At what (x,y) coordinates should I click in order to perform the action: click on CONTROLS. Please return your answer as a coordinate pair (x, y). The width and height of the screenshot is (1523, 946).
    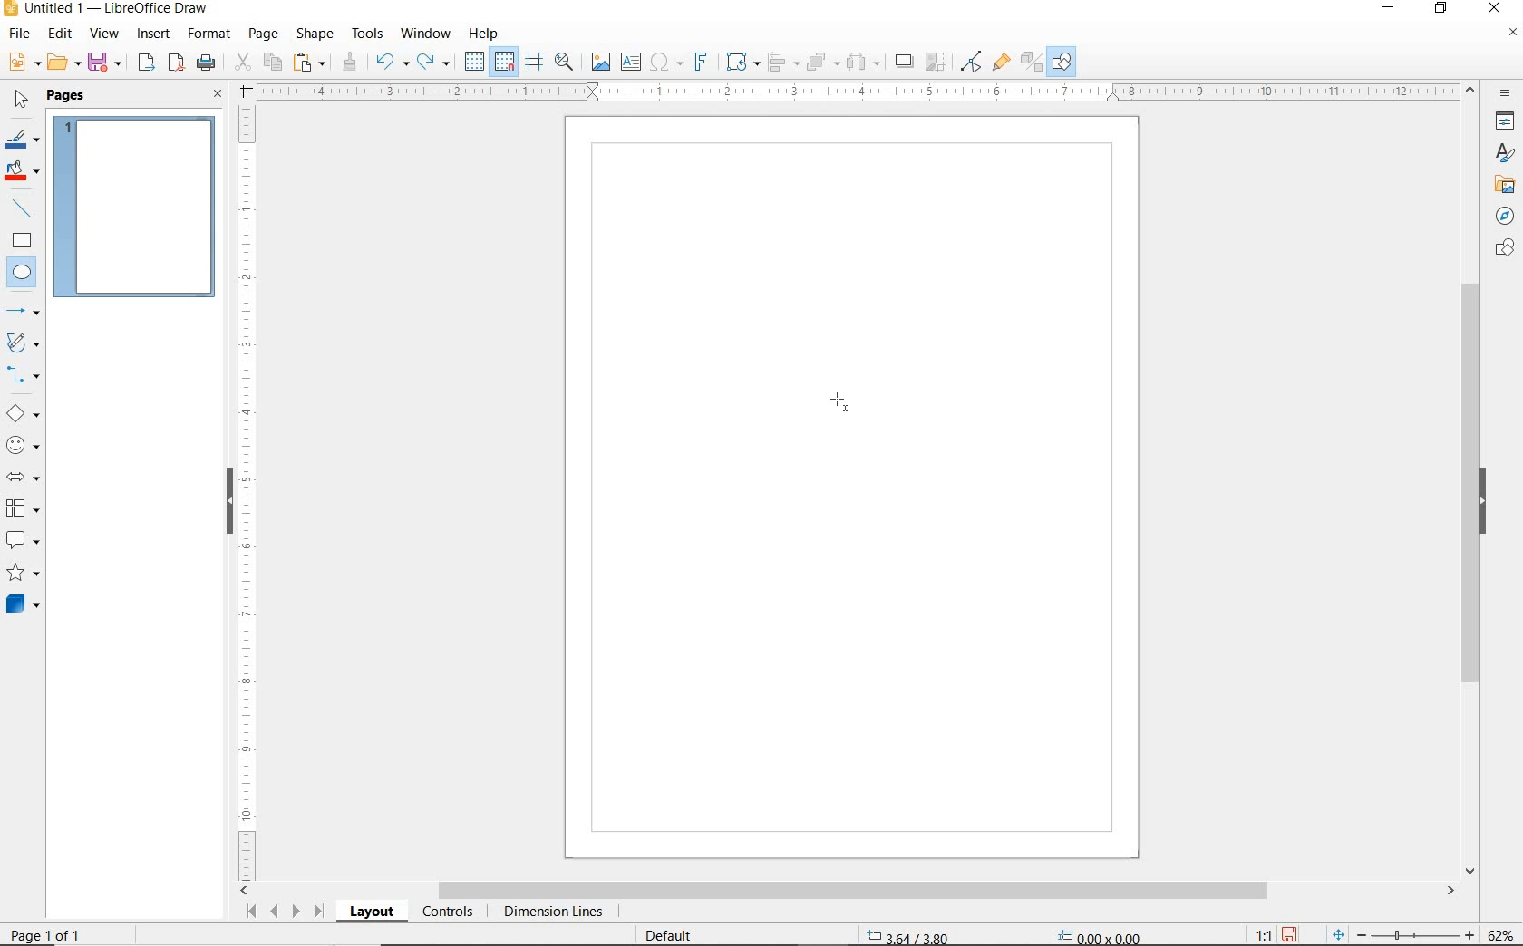
    Looking at the image, I should click on (450, 913).